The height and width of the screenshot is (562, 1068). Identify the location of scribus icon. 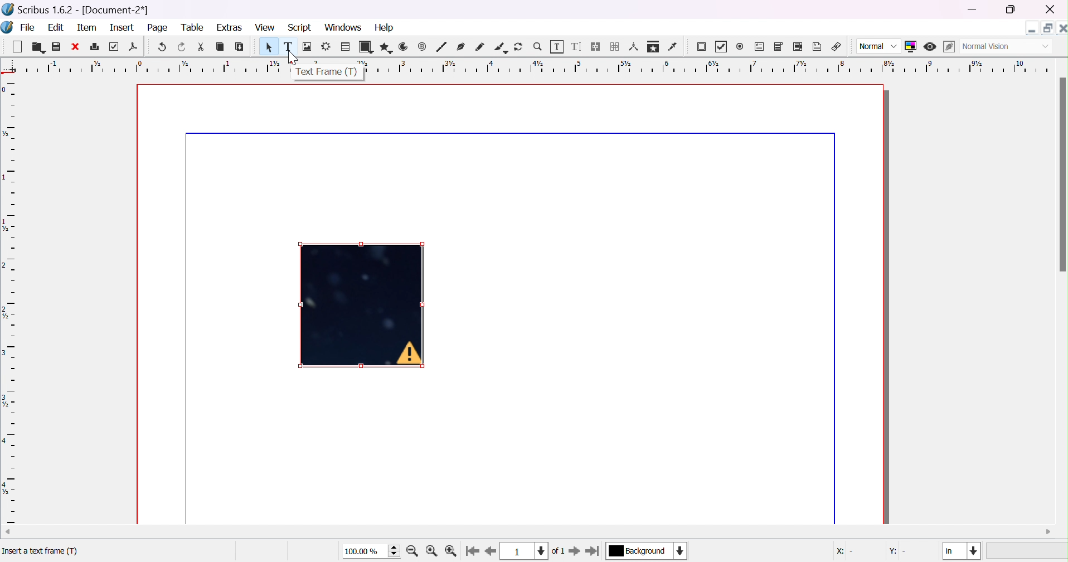
(7, 27).